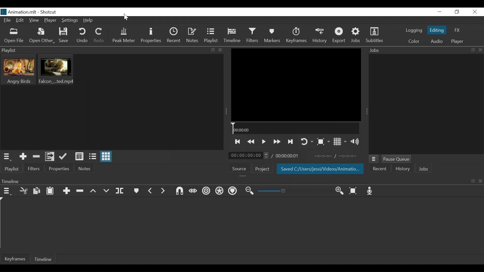 This screenshot has height=272, width=484. I want to click on Audio, so click(436, 41).